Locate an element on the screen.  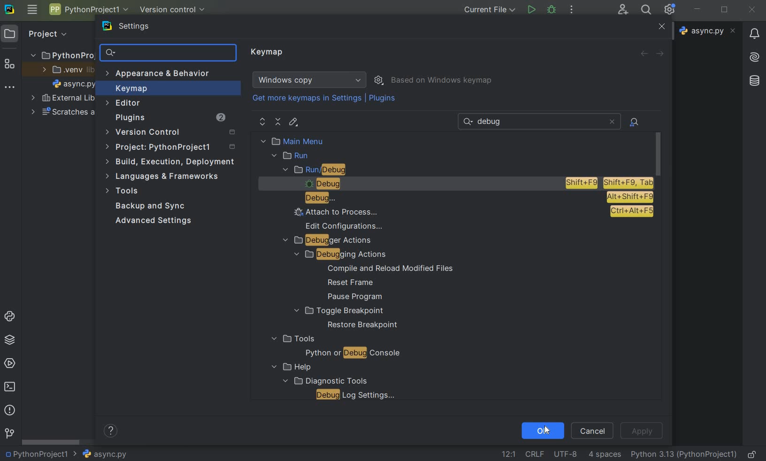
run/debug is located at coordinates (333, 170).